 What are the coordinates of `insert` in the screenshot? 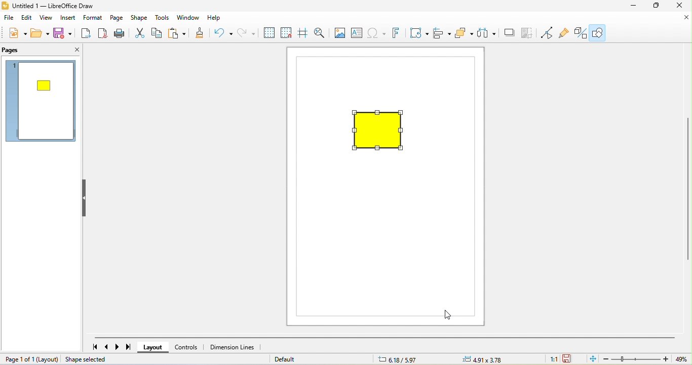 It's located at (68, 19).